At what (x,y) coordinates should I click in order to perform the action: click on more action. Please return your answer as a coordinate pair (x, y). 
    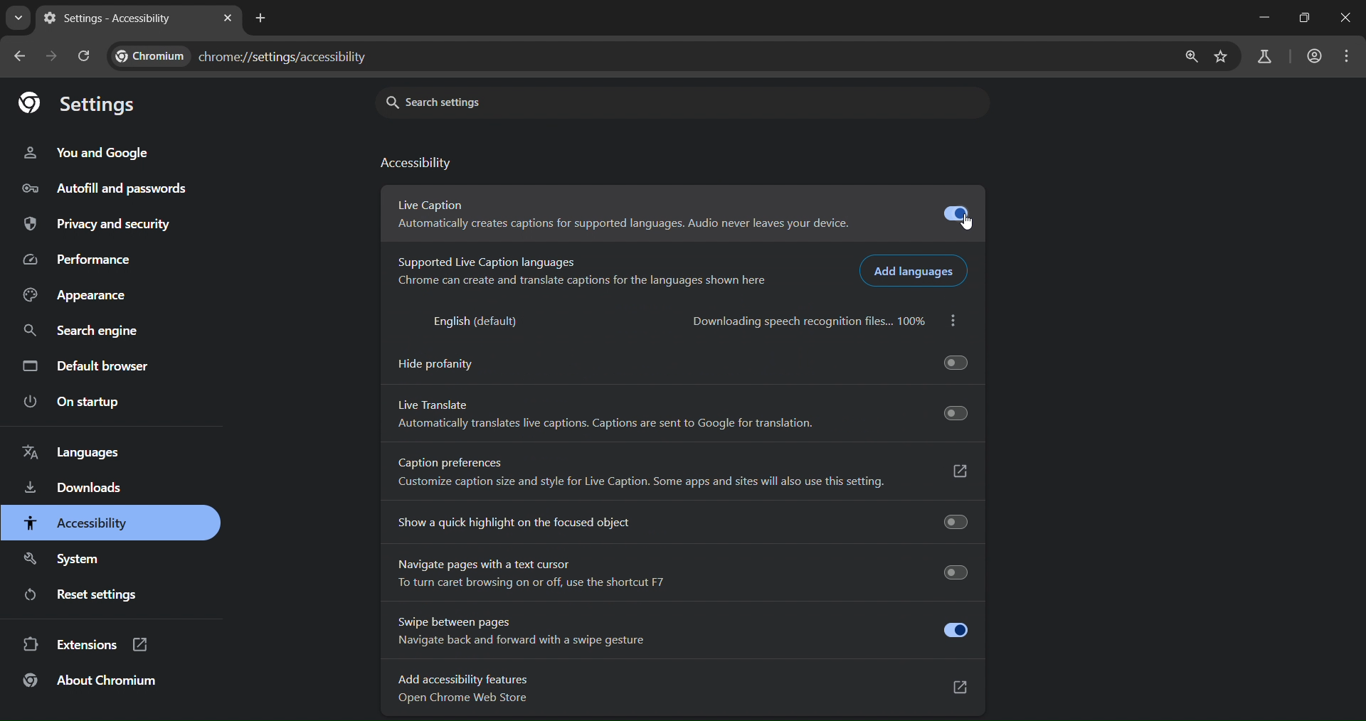
    Looking at the image, I should click on (955, 321).